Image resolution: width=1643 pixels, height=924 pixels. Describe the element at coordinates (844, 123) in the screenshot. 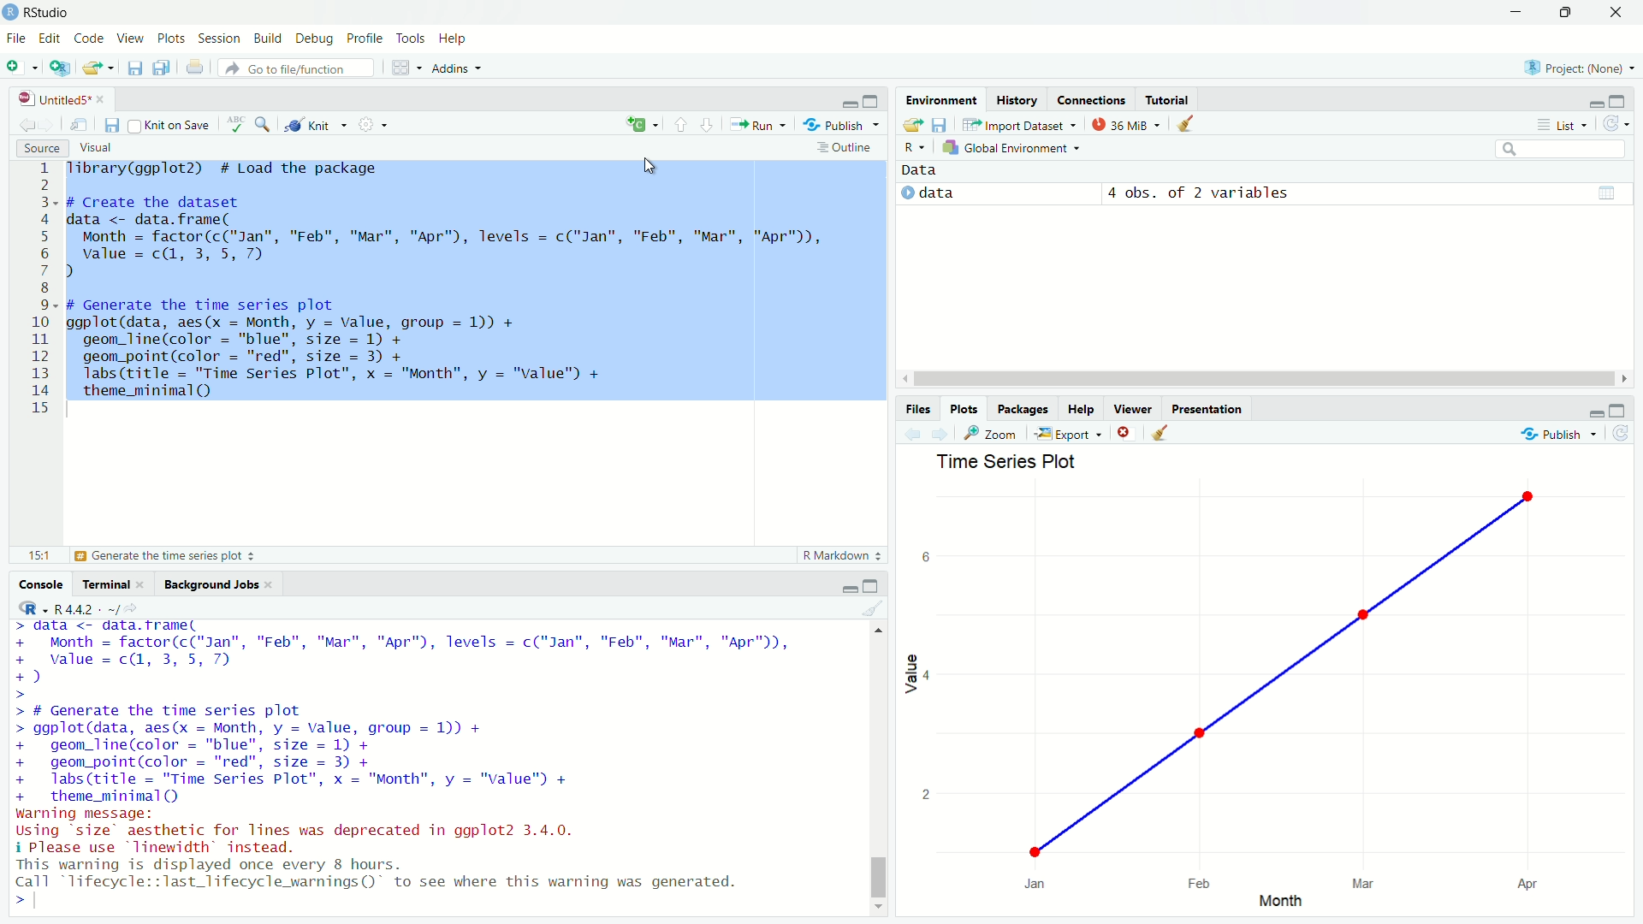

I see `publish` at that location.